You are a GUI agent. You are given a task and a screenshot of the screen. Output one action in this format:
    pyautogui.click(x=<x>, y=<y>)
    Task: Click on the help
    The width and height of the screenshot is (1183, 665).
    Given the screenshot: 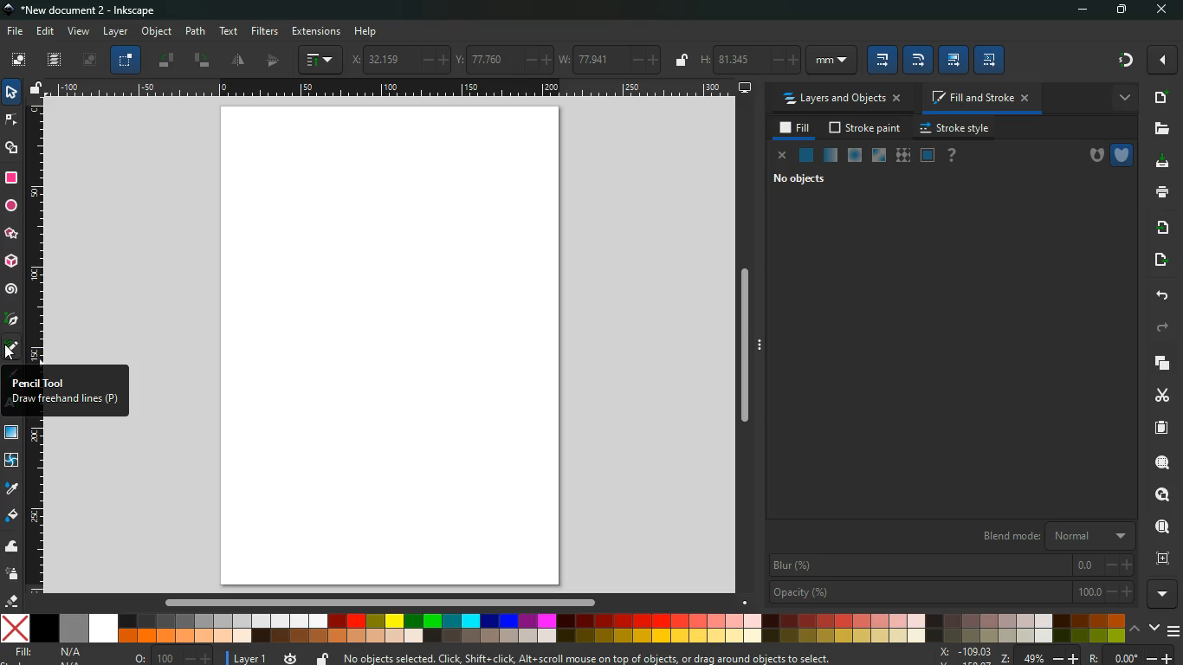 What is the action you would take?
    pyautogui.click(x=366, y=31)
    